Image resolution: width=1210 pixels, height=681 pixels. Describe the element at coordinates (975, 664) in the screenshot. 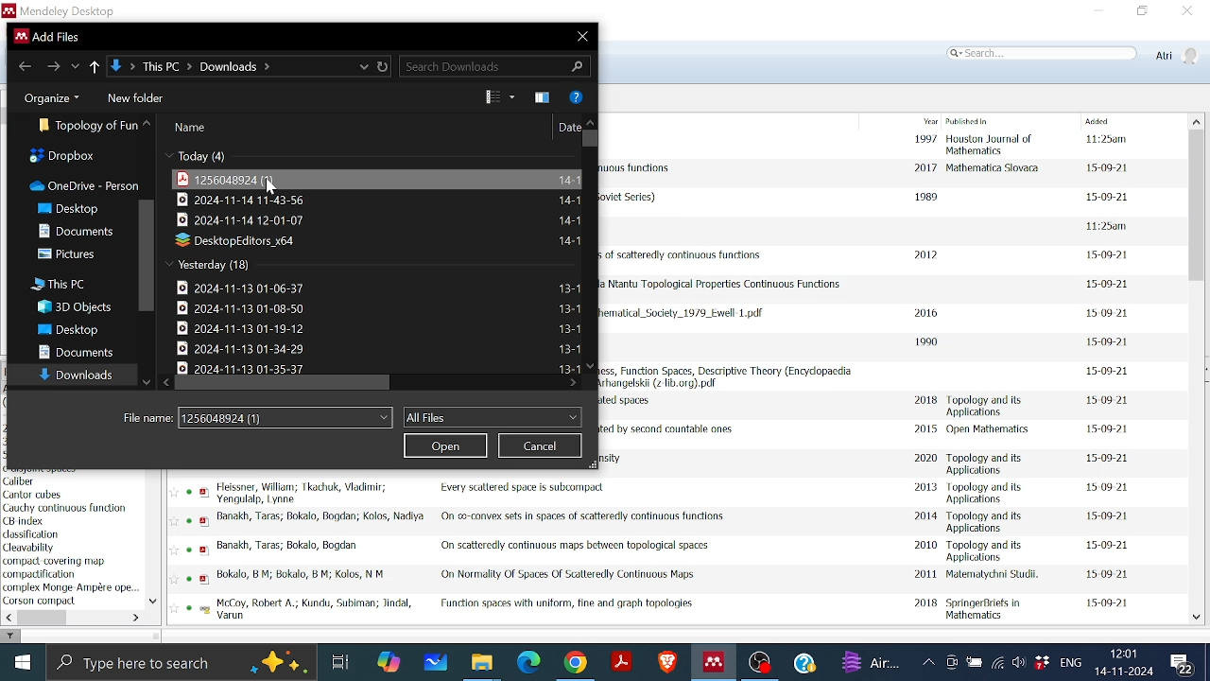

I see `Battery` at that location.